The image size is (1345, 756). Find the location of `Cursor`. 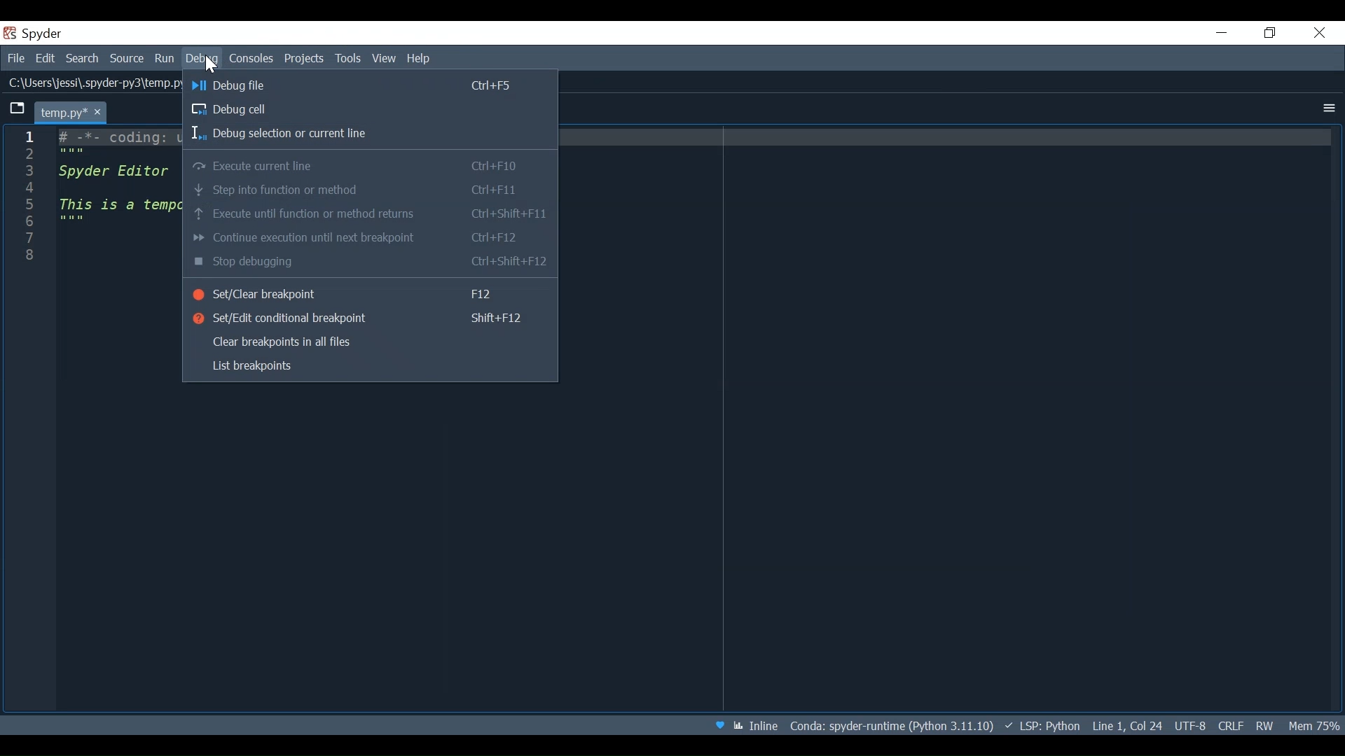

Cursor is located at coordinates (209, 65).